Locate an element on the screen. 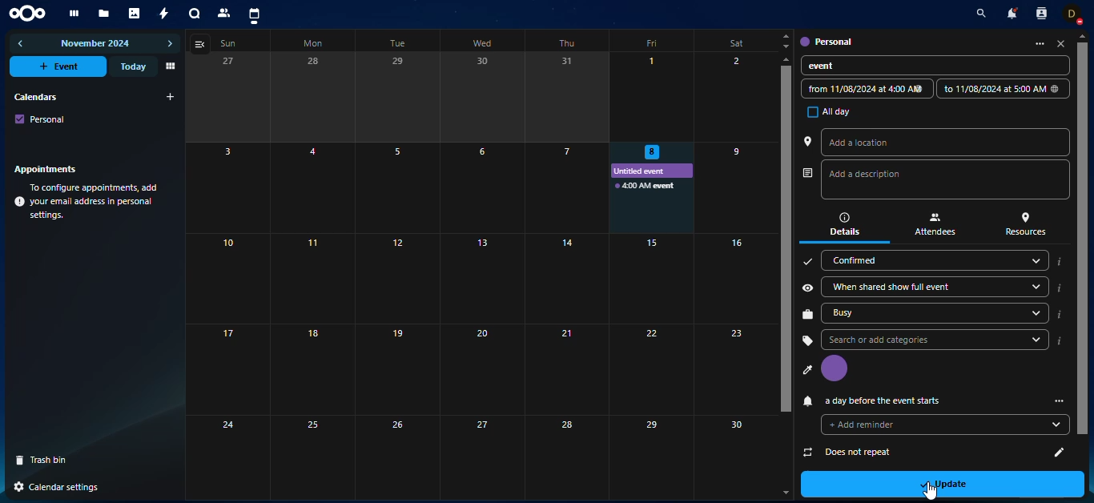 The width and height of the screenshot is (1094, 503). 30 is located at coordinates (732, 449).